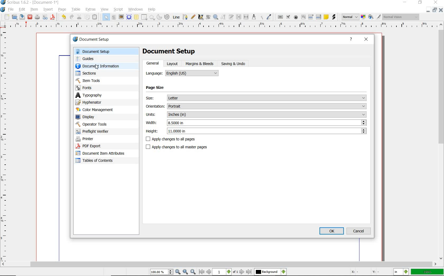 This screenshot has height=276, width=444. I want to click on language, so click(182, 73).